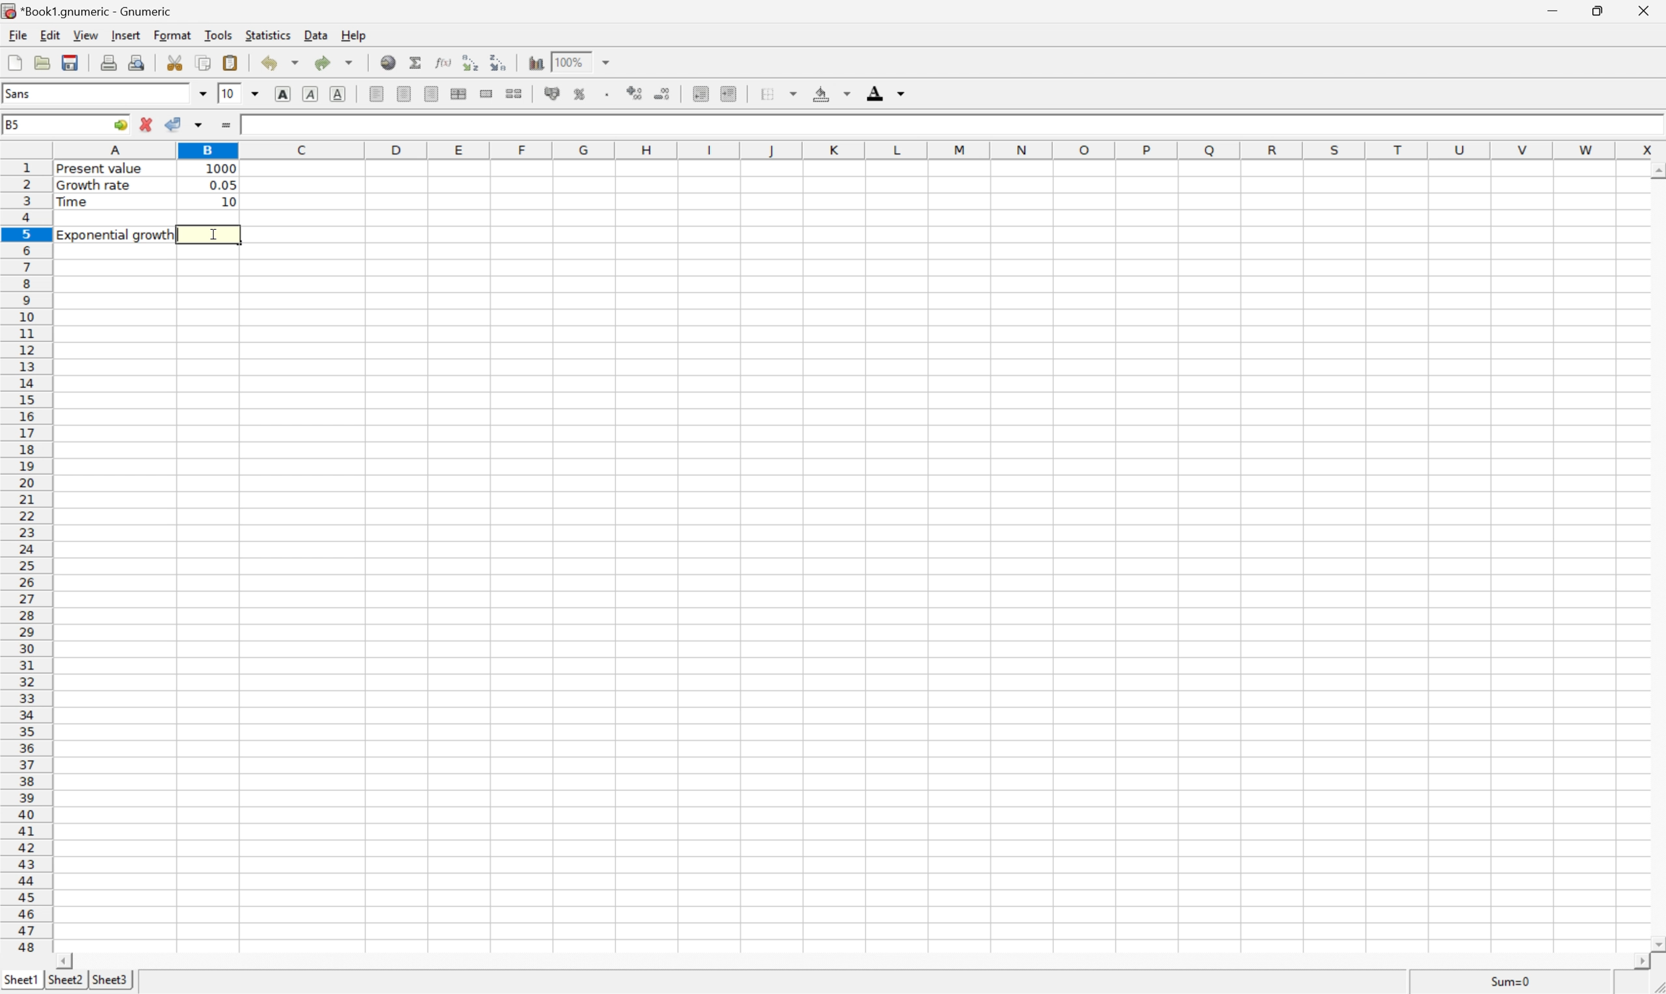  What do you see at coordinates (96, 185) in the screenshot?
I see `Growth rate` at bounding box center [96, 185].